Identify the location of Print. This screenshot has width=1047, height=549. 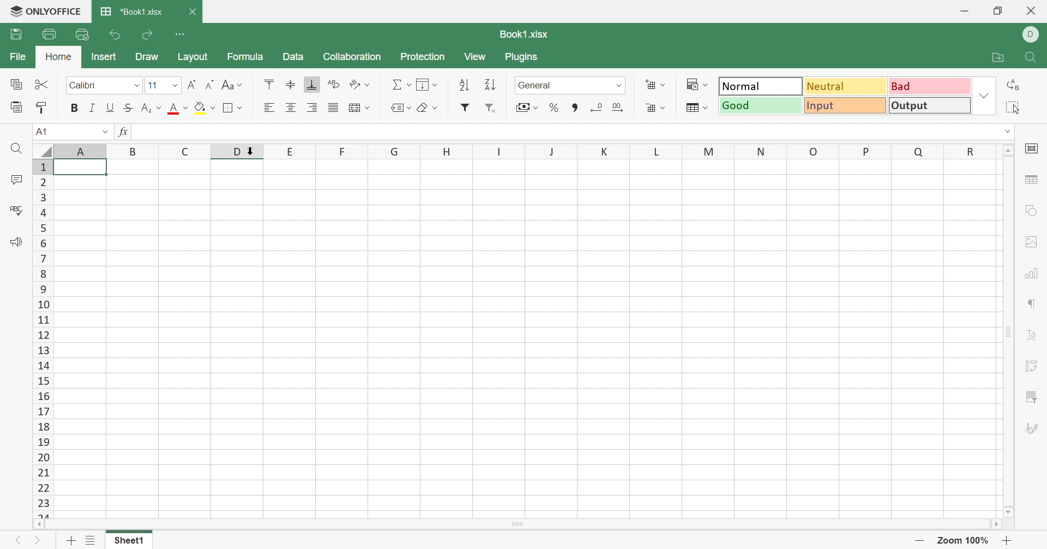
(51, 34).